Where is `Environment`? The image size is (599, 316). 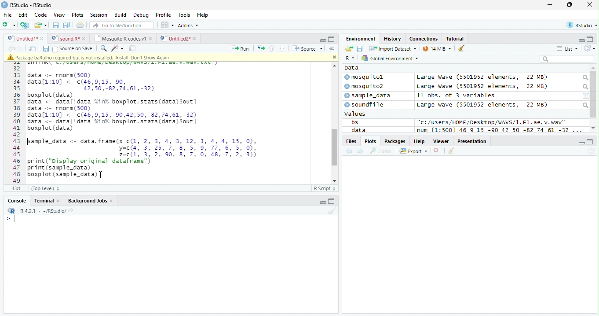
Environment is located at coordinates (361, 39).